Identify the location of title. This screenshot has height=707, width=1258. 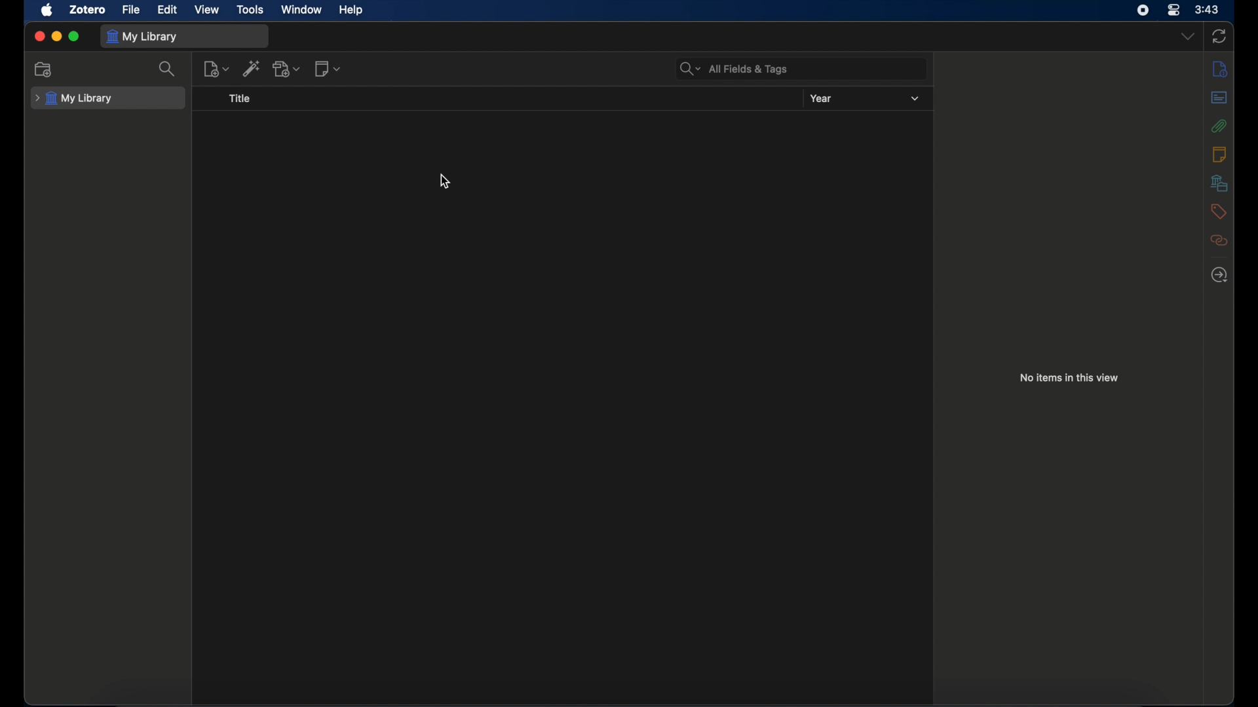
(242, 99).